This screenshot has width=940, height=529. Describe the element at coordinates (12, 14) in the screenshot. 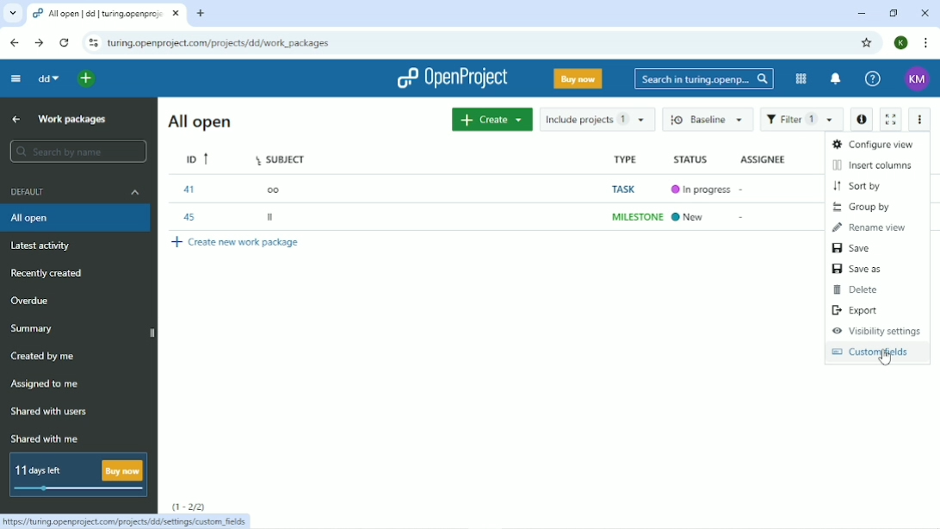

I see `Search tabs` at that location.